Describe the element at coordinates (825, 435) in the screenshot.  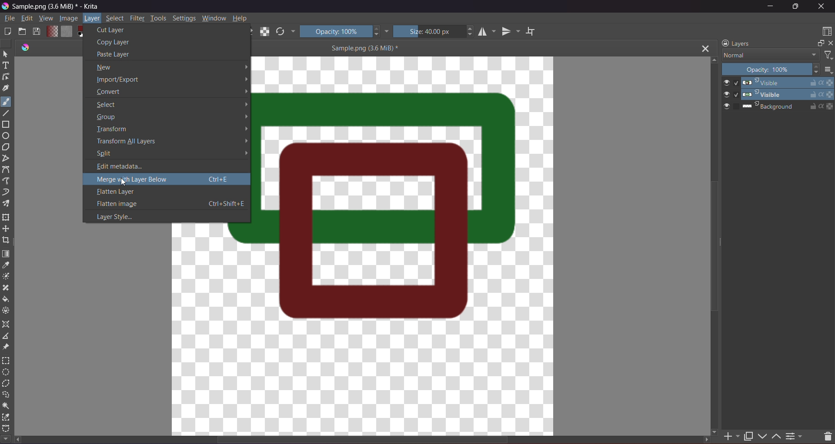
I see `Delete` at that location.